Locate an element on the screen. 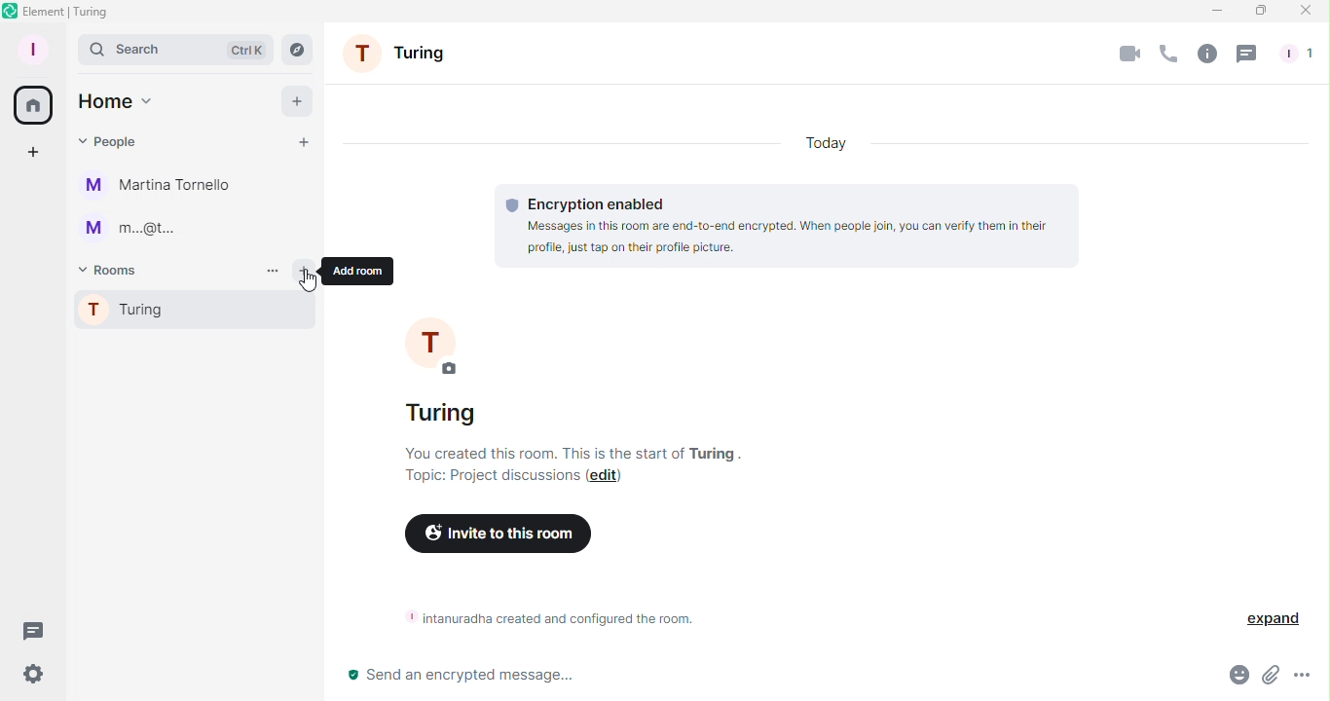 The image size is (1330, 701). Threads is located at coordinates (1247, 54).